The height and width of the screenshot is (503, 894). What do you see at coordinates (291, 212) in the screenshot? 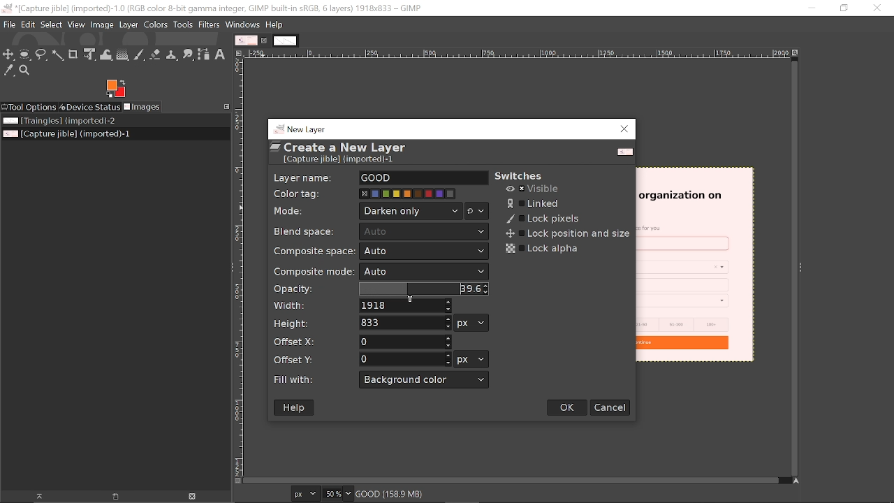
I see `Mode:` at bounding box center [291, 212].